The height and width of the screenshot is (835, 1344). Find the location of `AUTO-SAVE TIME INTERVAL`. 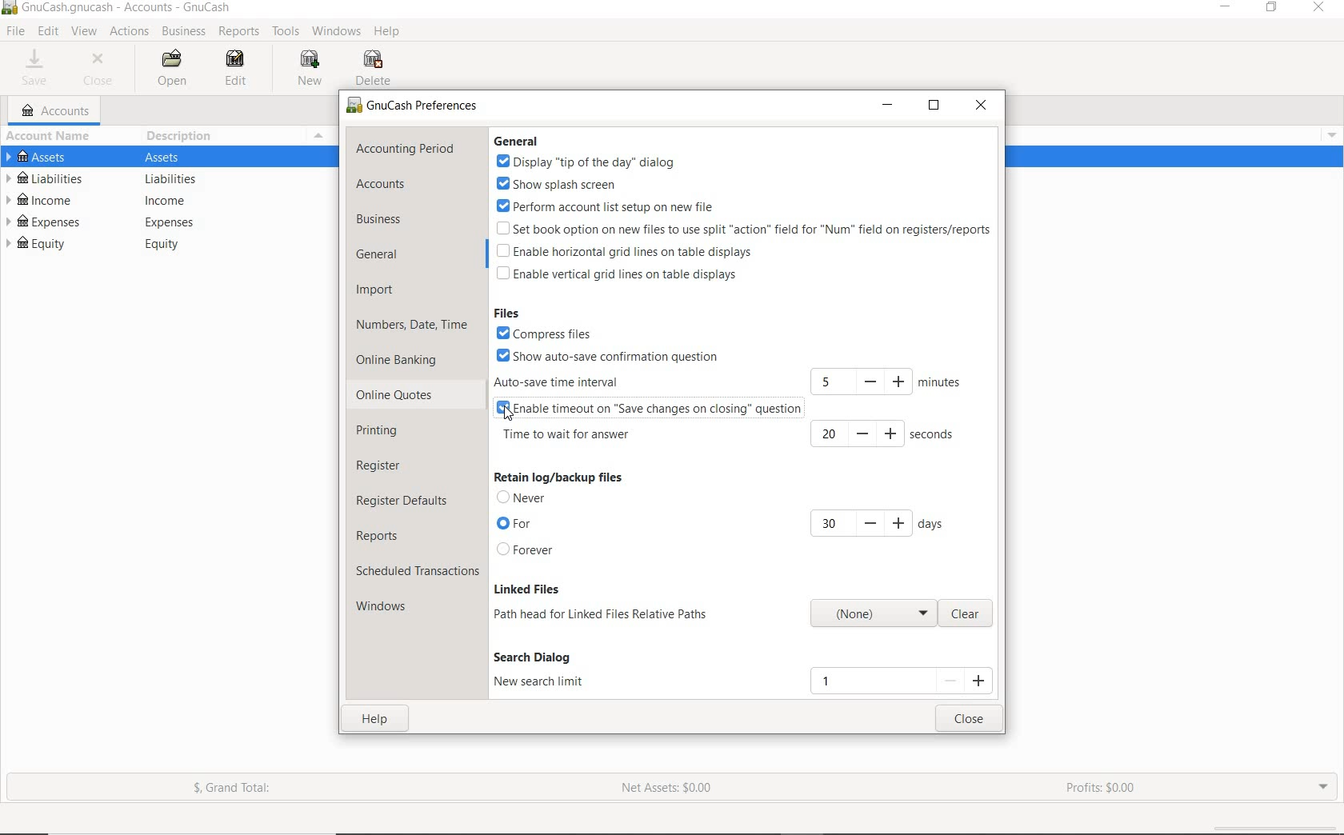

AUTO-SAVE TIME INTERVAL is located at coordinates (586, 383).